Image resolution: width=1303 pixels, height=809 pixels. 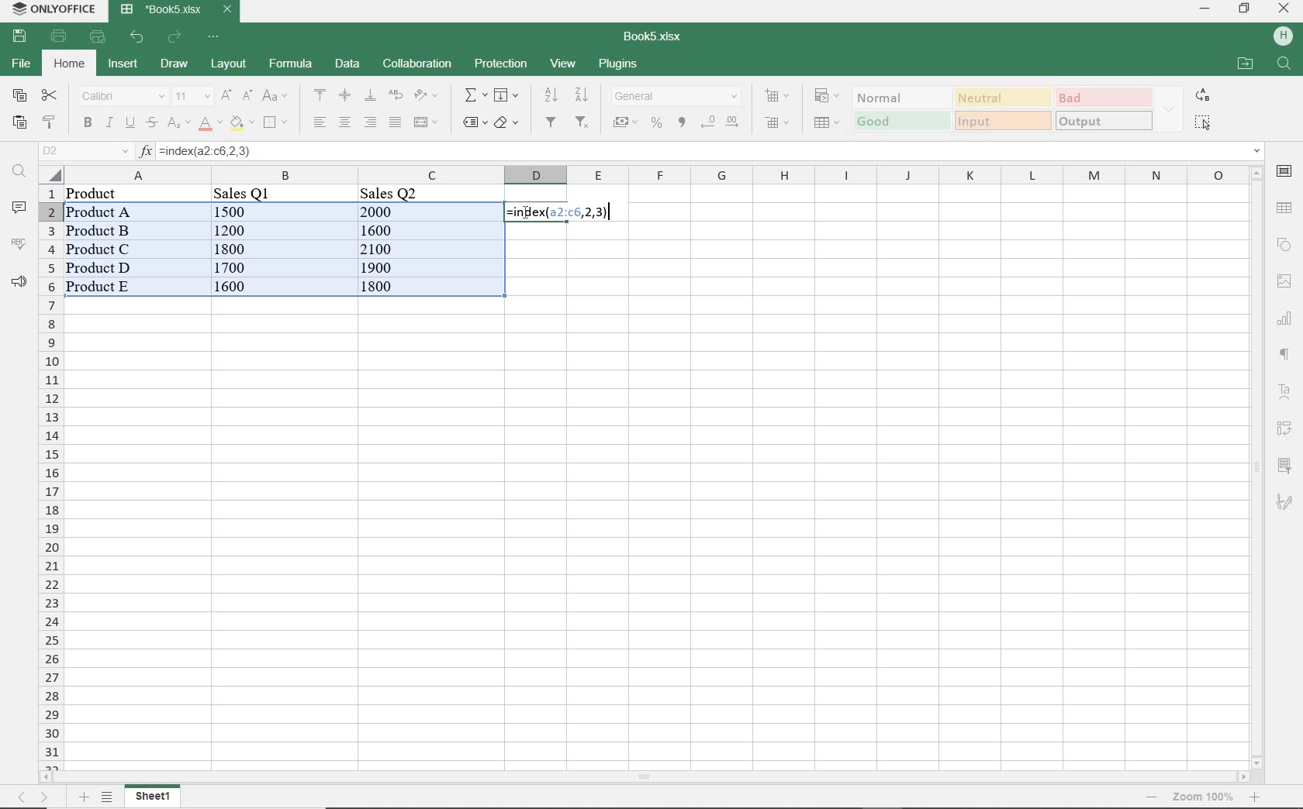 What do you see at coordinates (123, 64) in the screenshot?
I see `insert` at bounding box center [123, 64].